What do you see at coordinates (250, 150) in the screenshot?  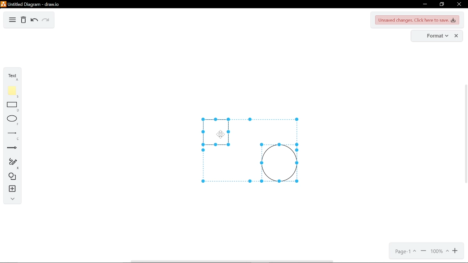 I see `grouped object selected` at bounding box center [250, 150].